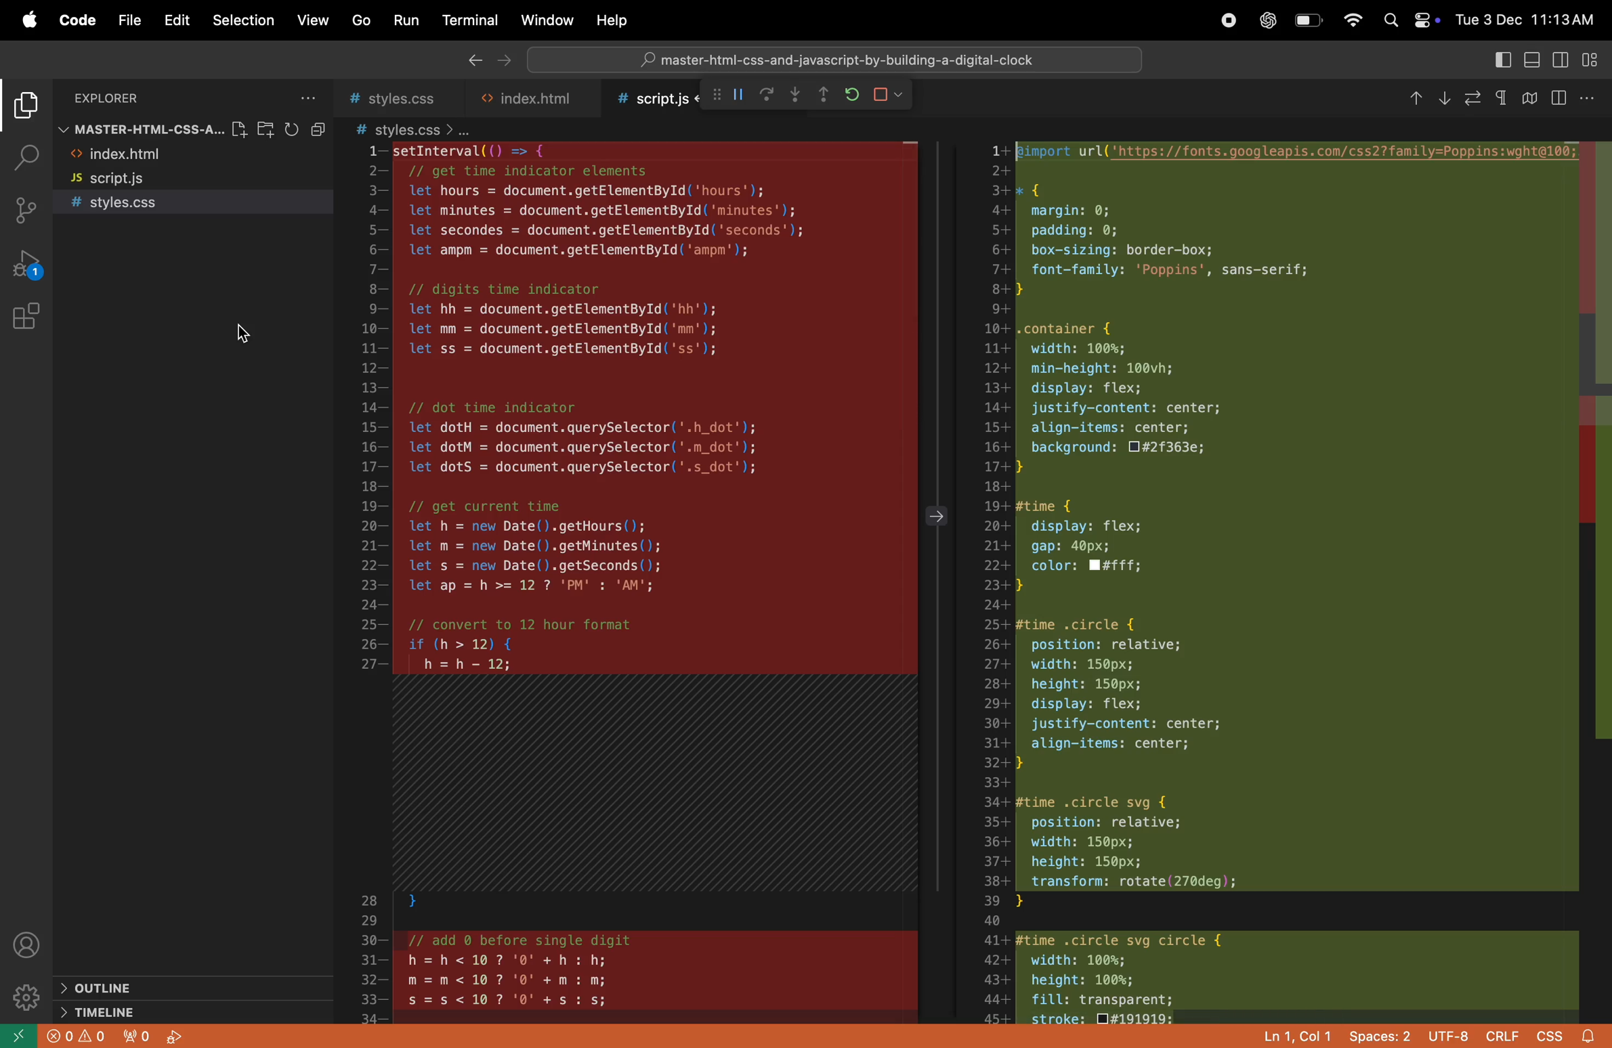  I want to click on alert, so click(1592, 1036).